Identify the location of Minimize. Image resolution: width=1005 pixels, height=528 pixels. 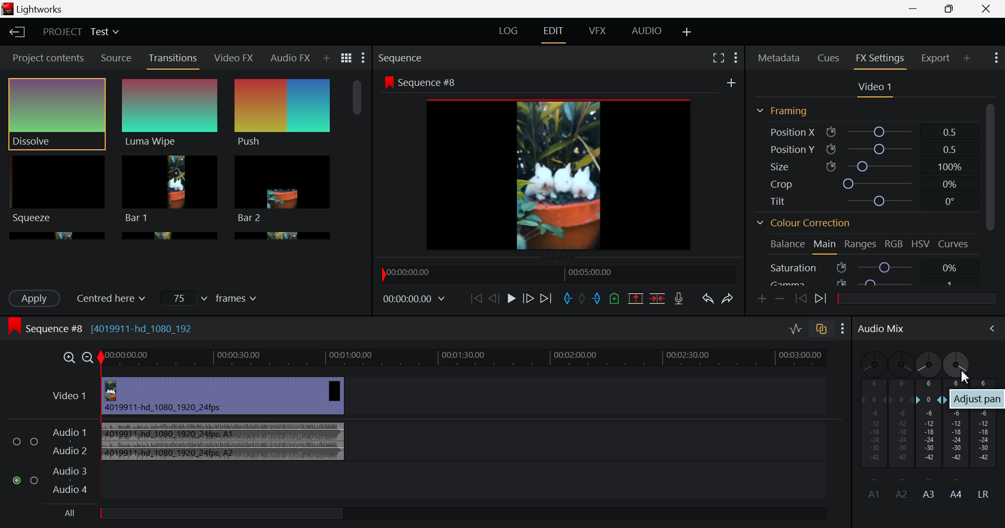
(952, 9).